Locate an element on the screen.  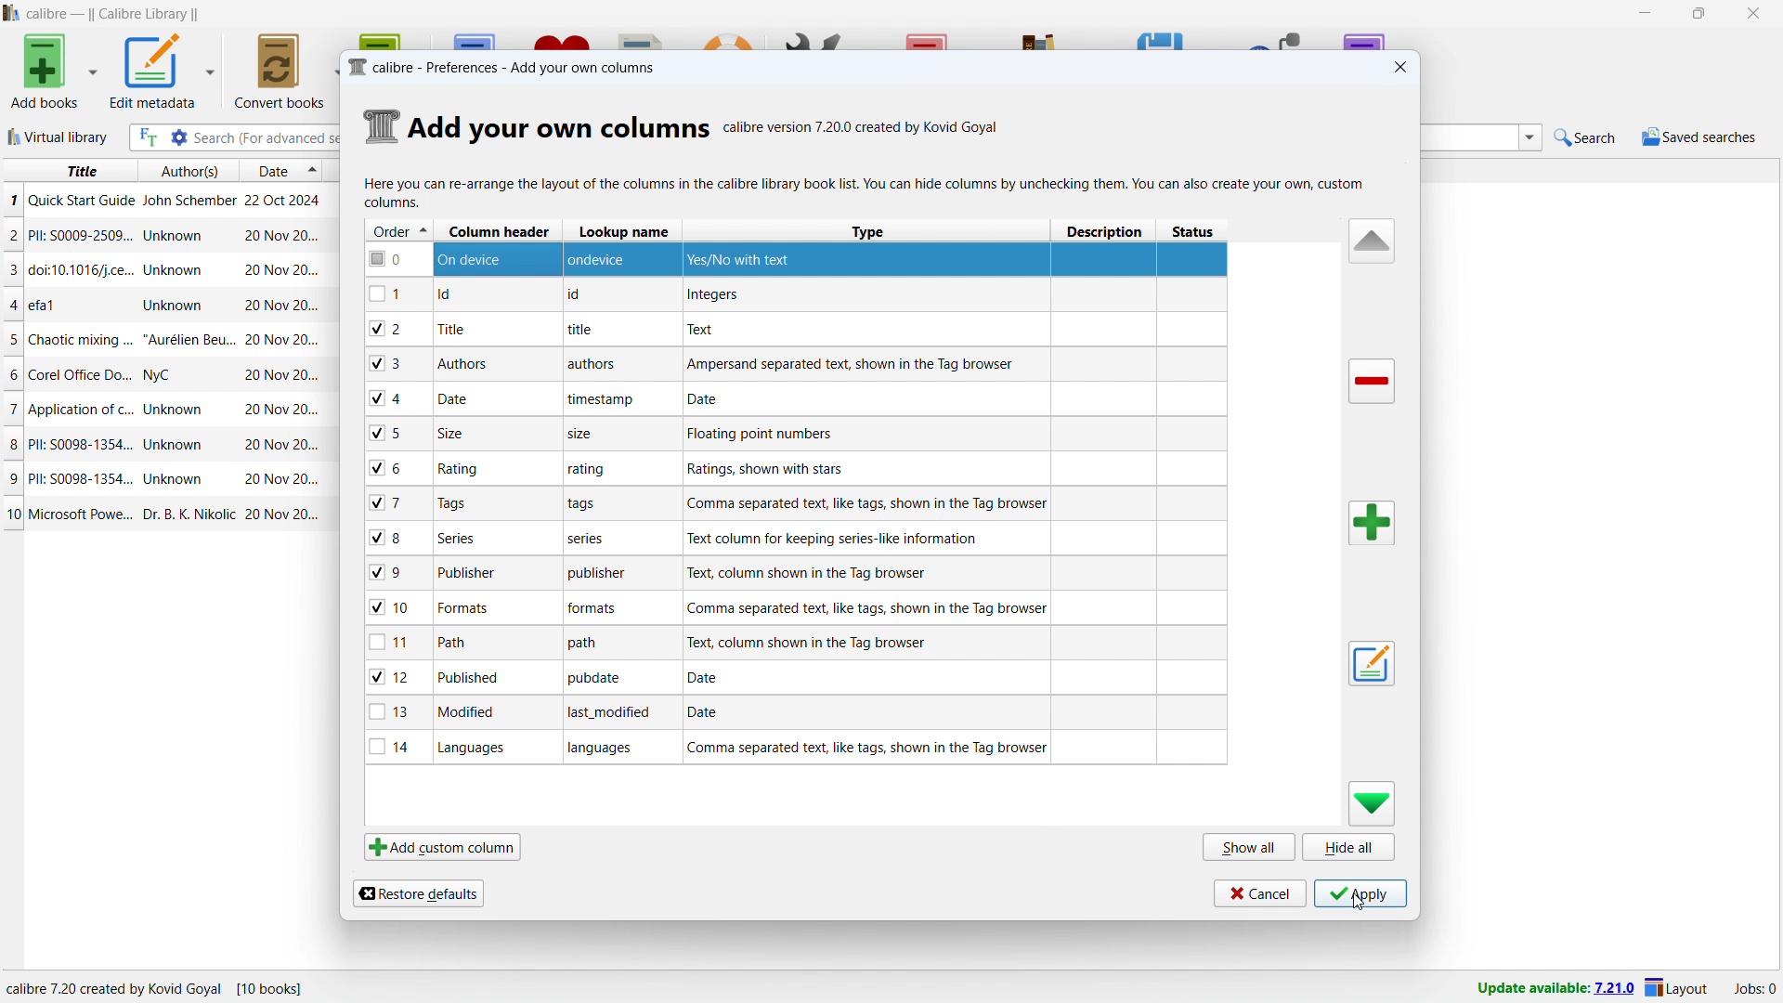
convert books is located at coordinates (278, 71).